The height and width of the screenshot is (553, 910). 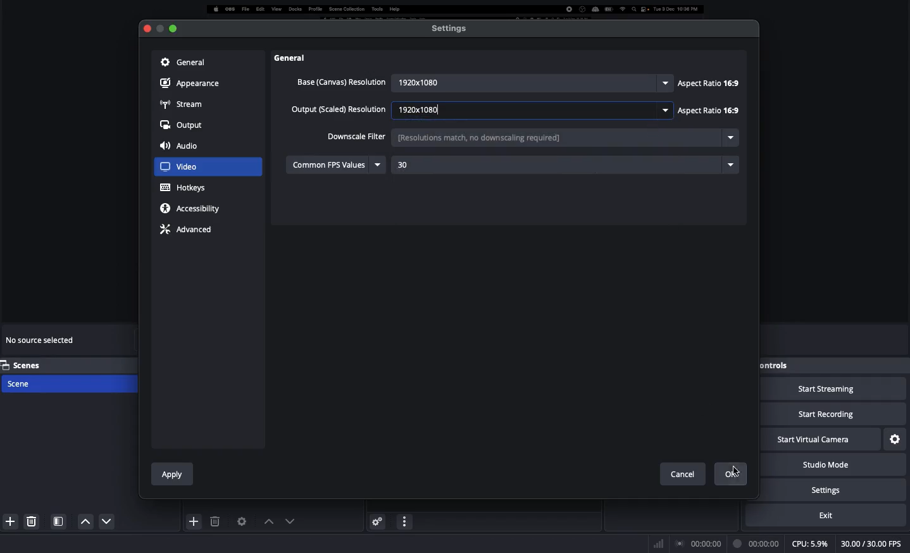 I want to click on Button, so click(x=159, y=28).